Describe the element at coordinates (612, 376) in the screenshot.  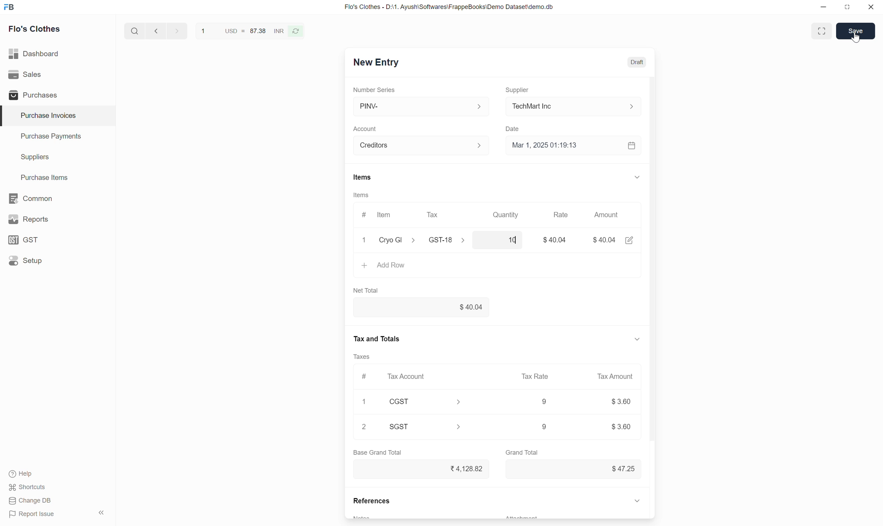
I see `Tax amount` at that location.